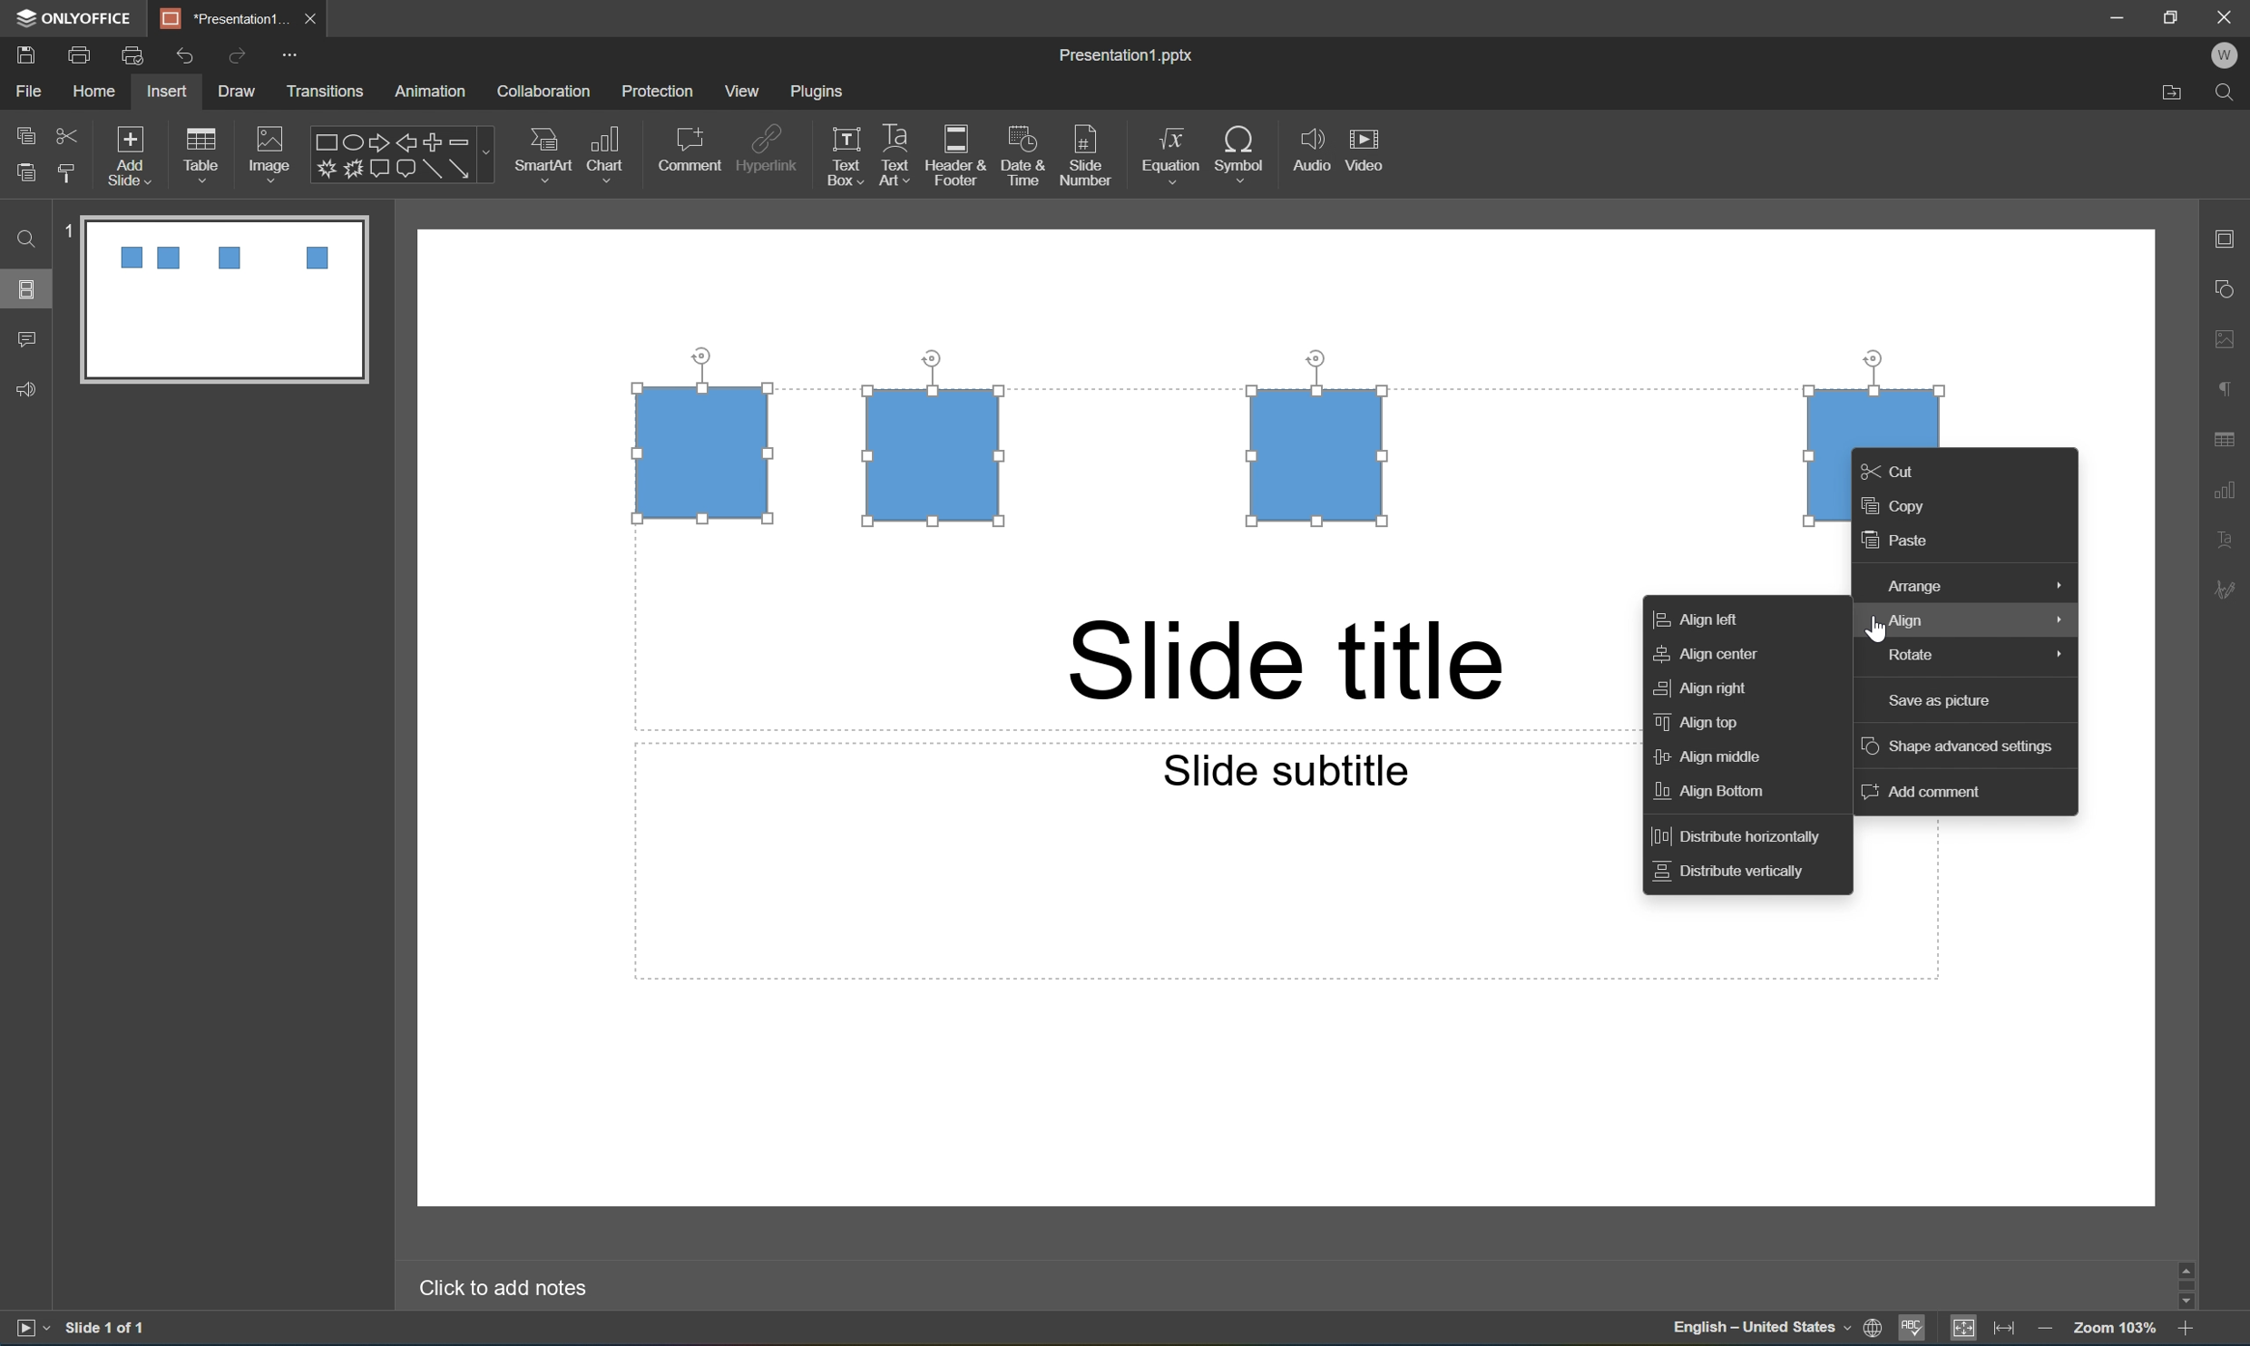  Describe the element at coordinates (660, 93) in the screenshot. I see `protection` at that location.